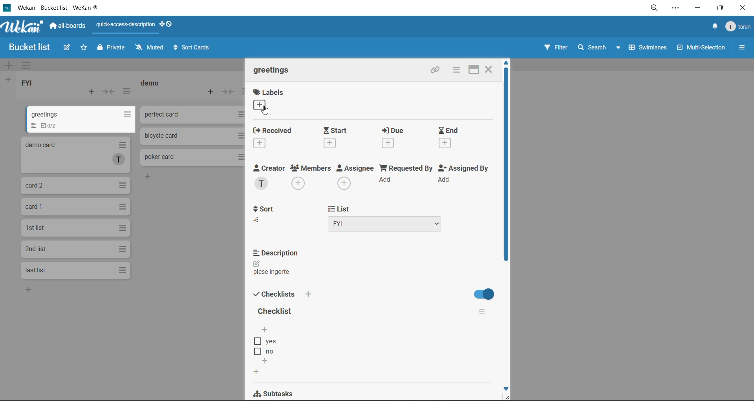 Image resolution: width=754 pixels, height=401 pixels. Describe the element at coordinates (436, 71) in the screenshot. I see `copy link` at that location.